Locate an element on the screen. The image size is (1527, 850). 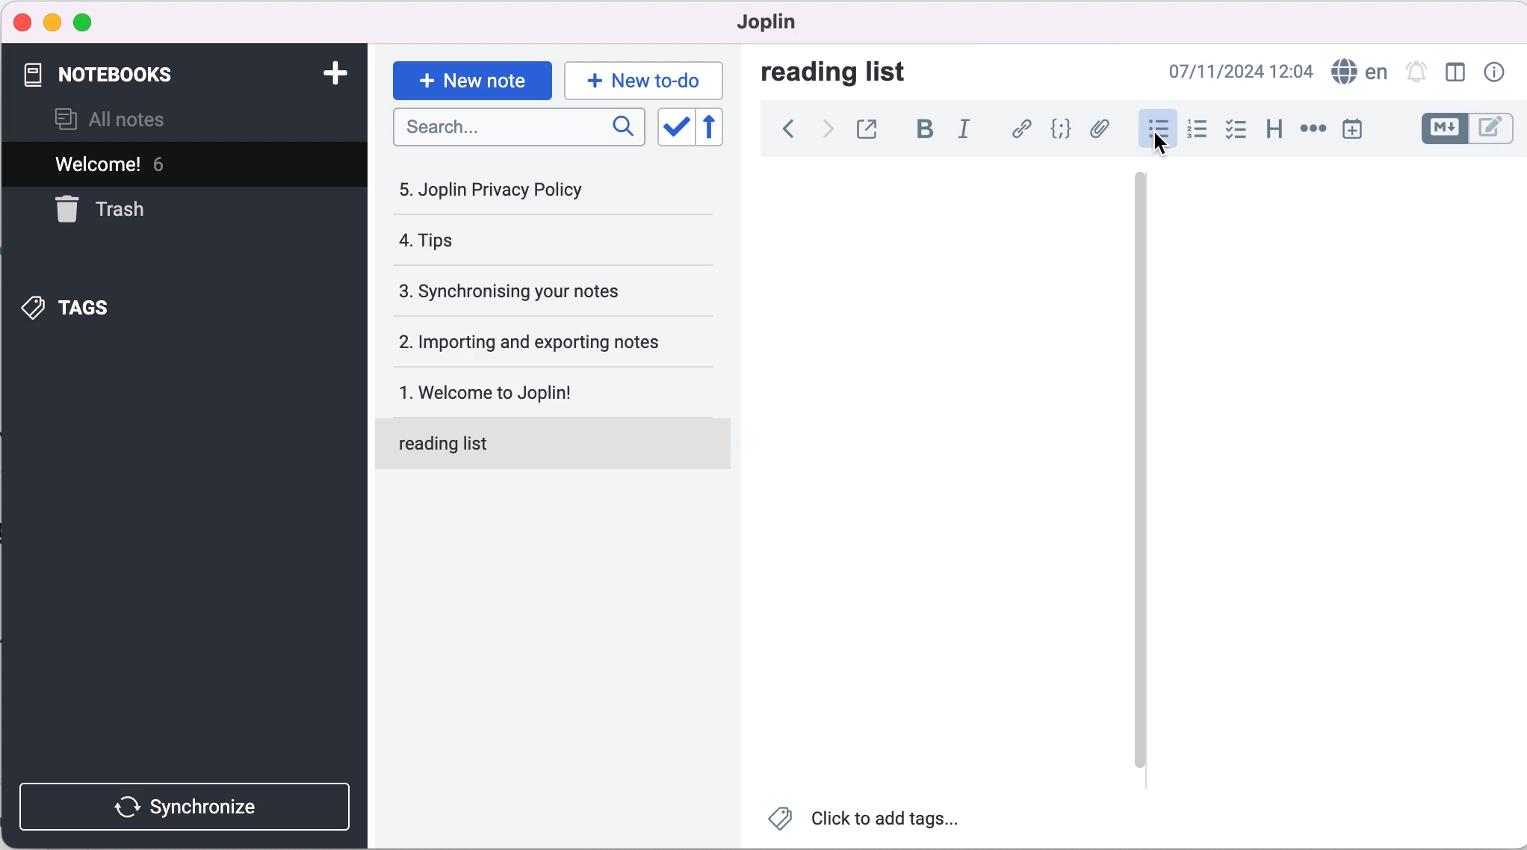
reading list  is located at coordinates (557, 442).